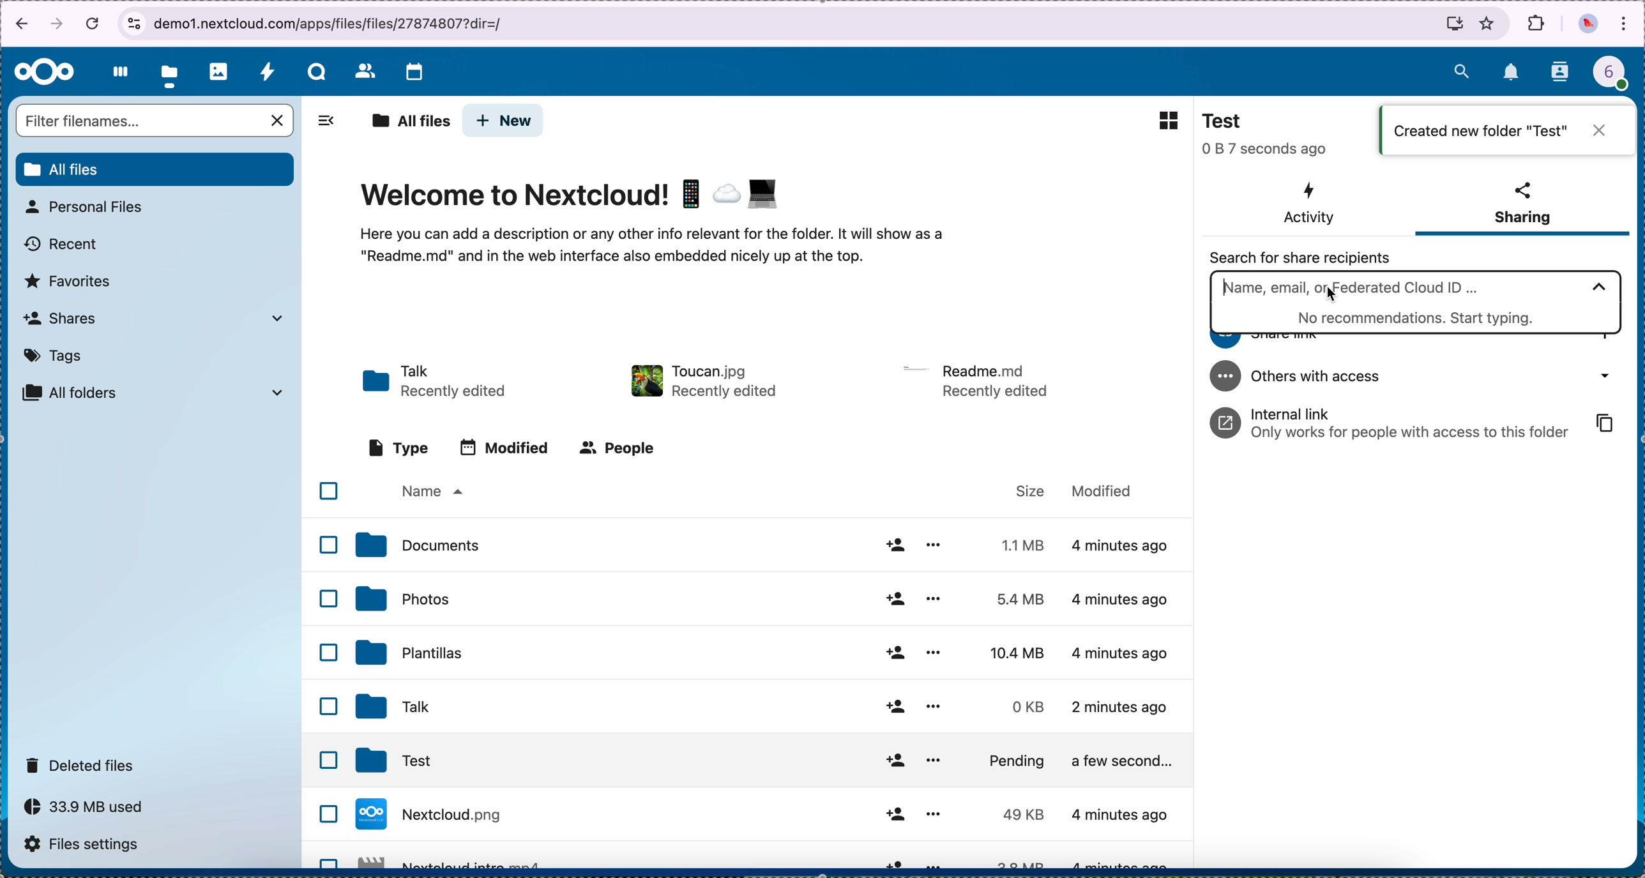 Image resolution: width=1645 pixels, height=878 pixels. Describe the element at coordinates (1284, 342) in the screenshot. I see `share link` at that location.